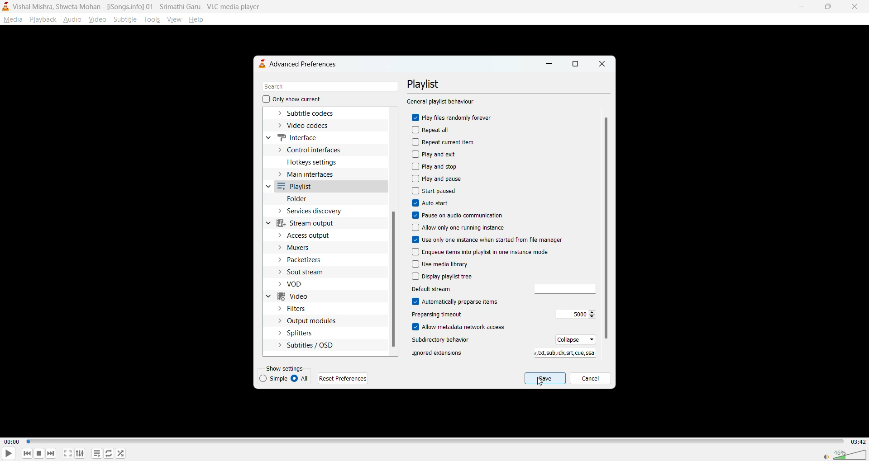  I want to click on interface, so click(298, 136).